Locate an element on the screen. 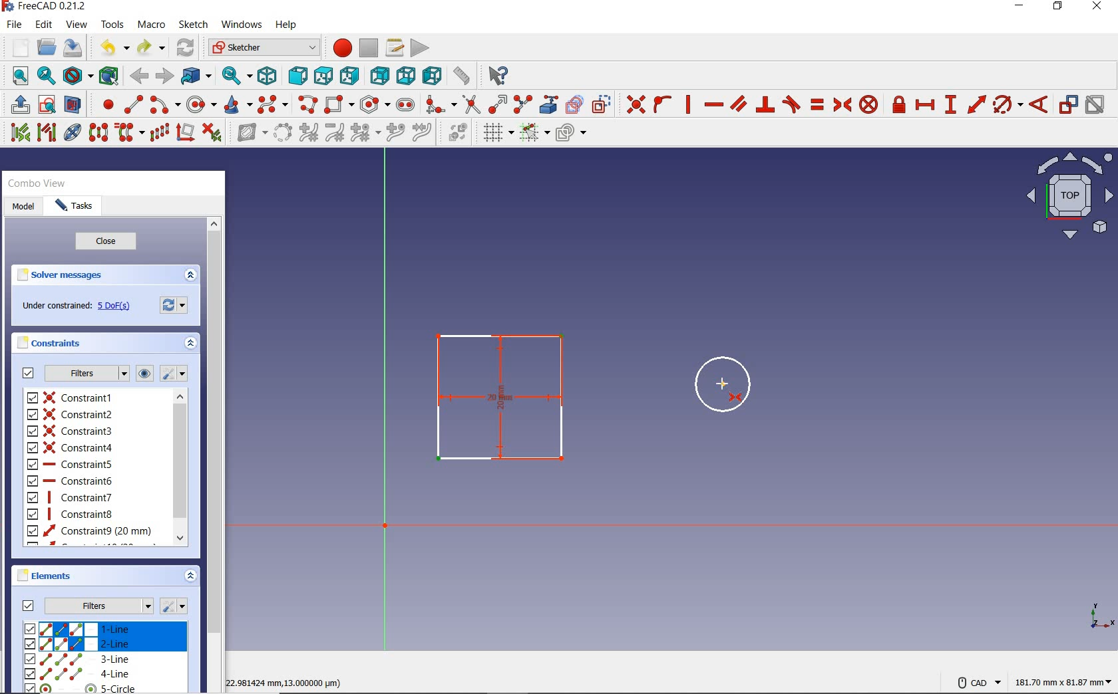  stop macro recording is located at coordinates (369, 47).